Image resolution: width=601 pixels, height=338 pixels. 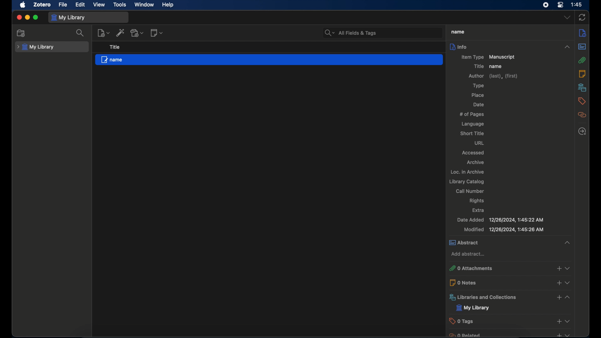 I want to click on libraries, so click(x=510, y=297).